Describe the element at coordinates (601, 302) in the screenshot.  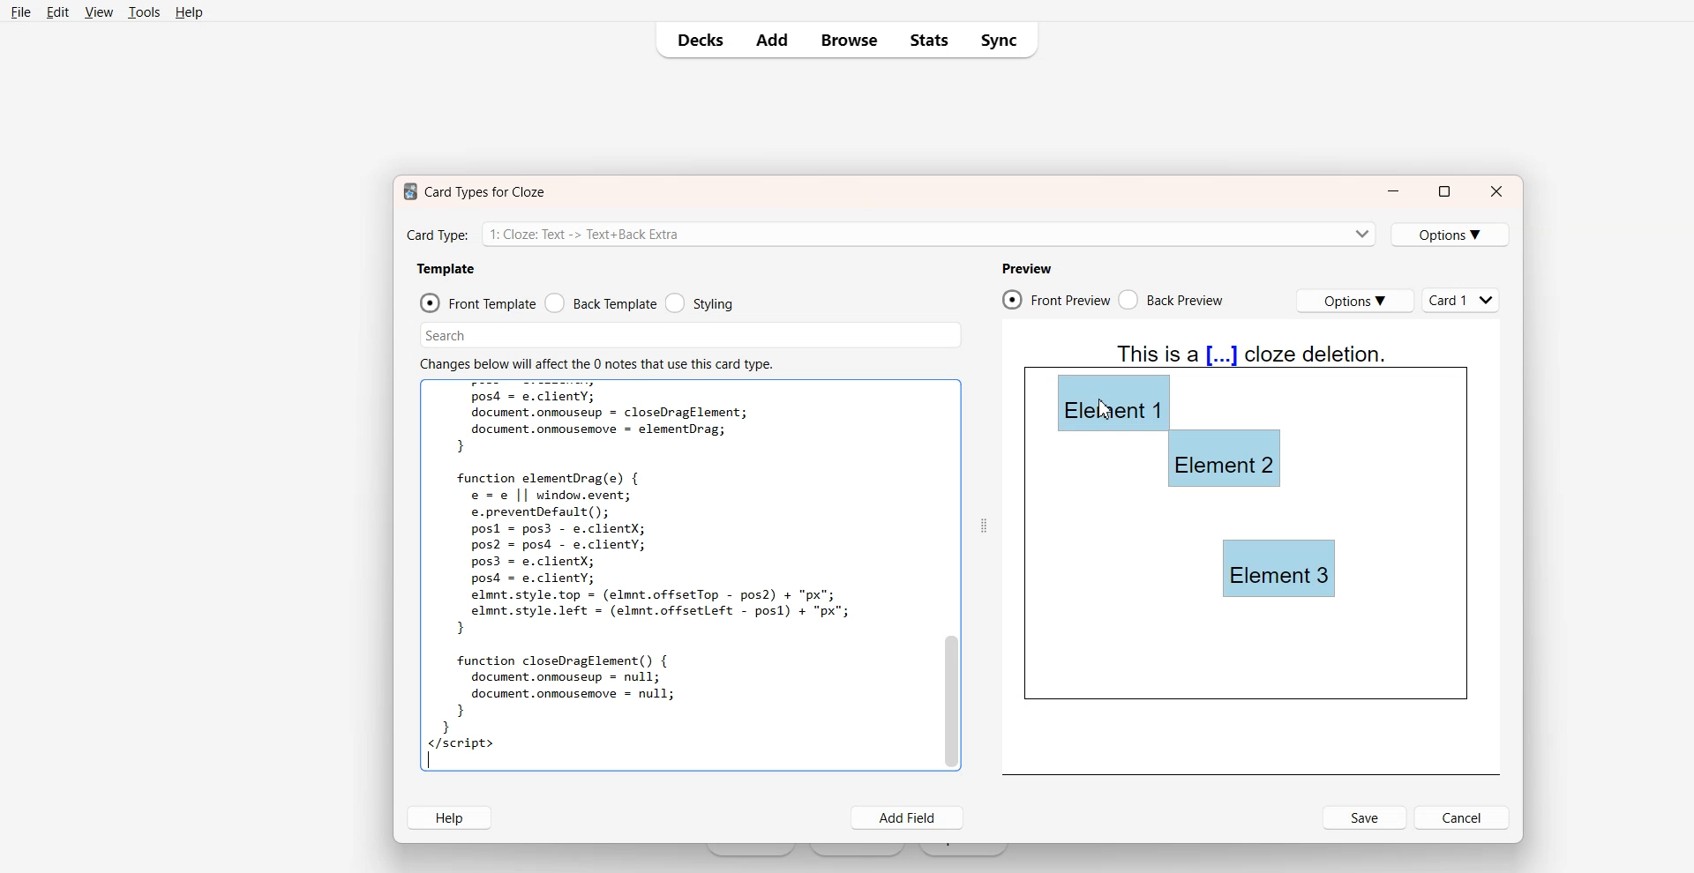
I see `Back Template` at that location.